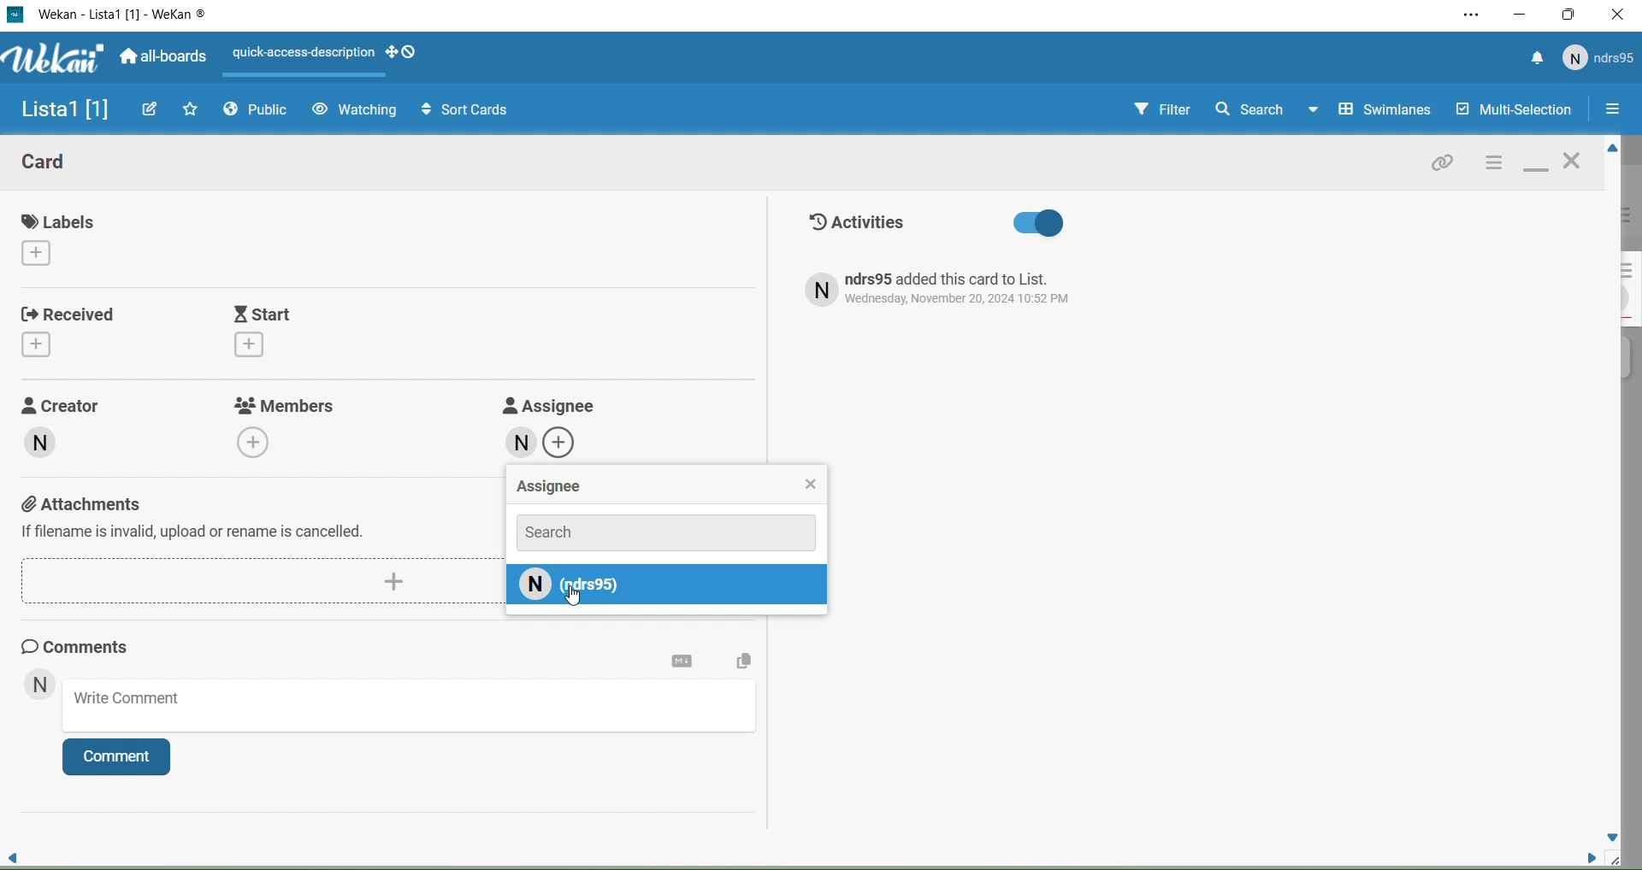 The width and height of the screenshot is (1642, 870). I want to click on Asignee, so click(667, 487).